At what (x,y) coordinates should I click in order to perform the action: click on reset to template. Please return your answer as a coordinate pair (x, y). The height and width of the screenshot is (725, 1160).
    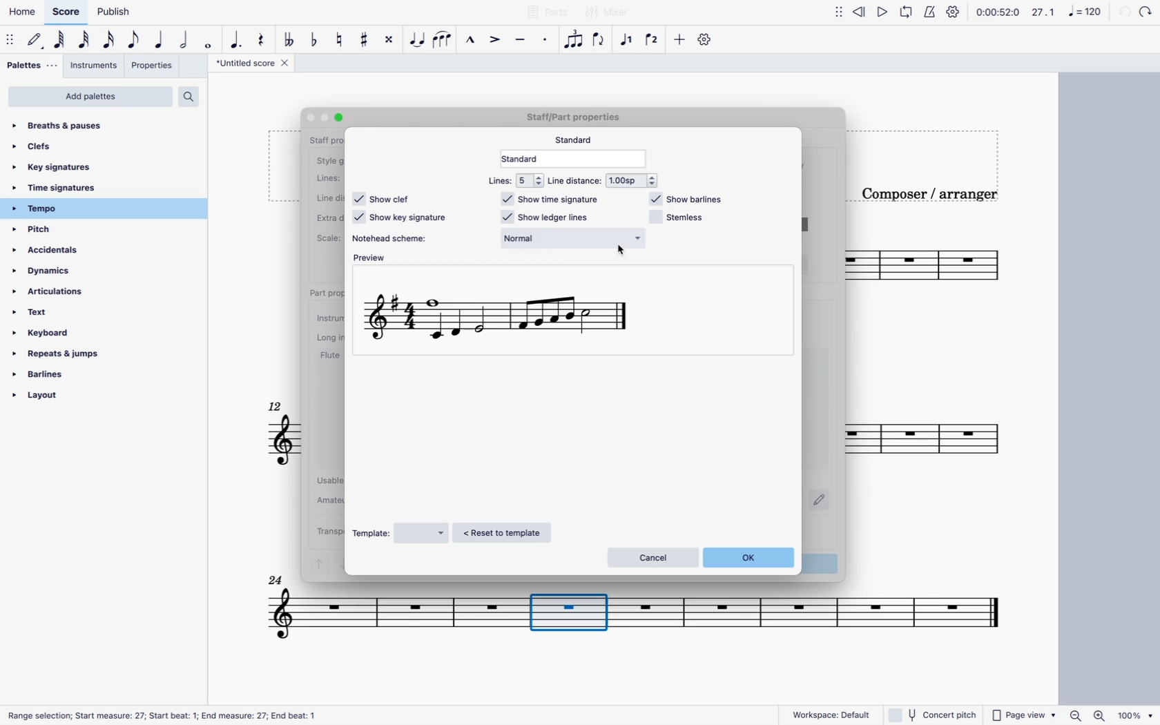
    Looking at the image, I should click on (507, 533).